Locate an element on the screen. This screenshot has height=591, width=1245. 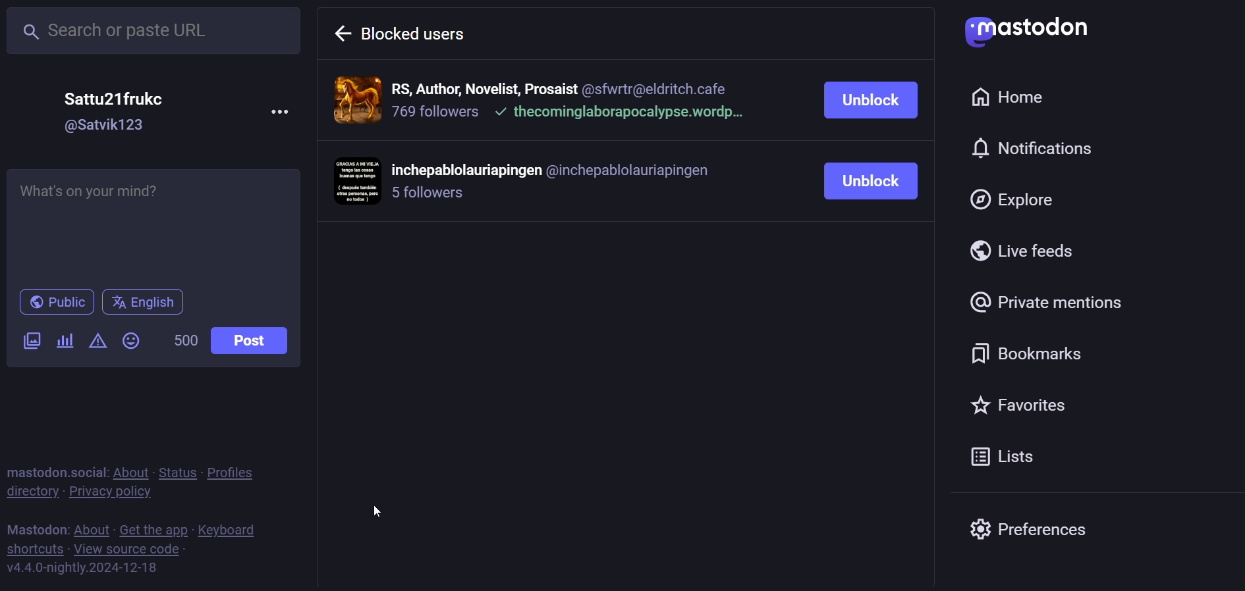
@Satvik123 is located at coordinates (106, 126).